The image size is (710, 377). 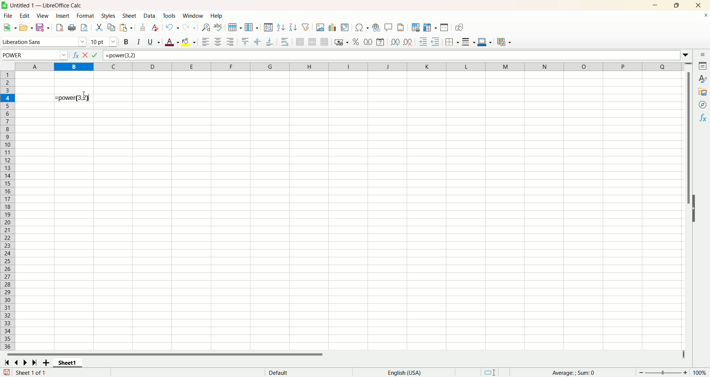 I want to click on draw function, so click(x=460, y=28).